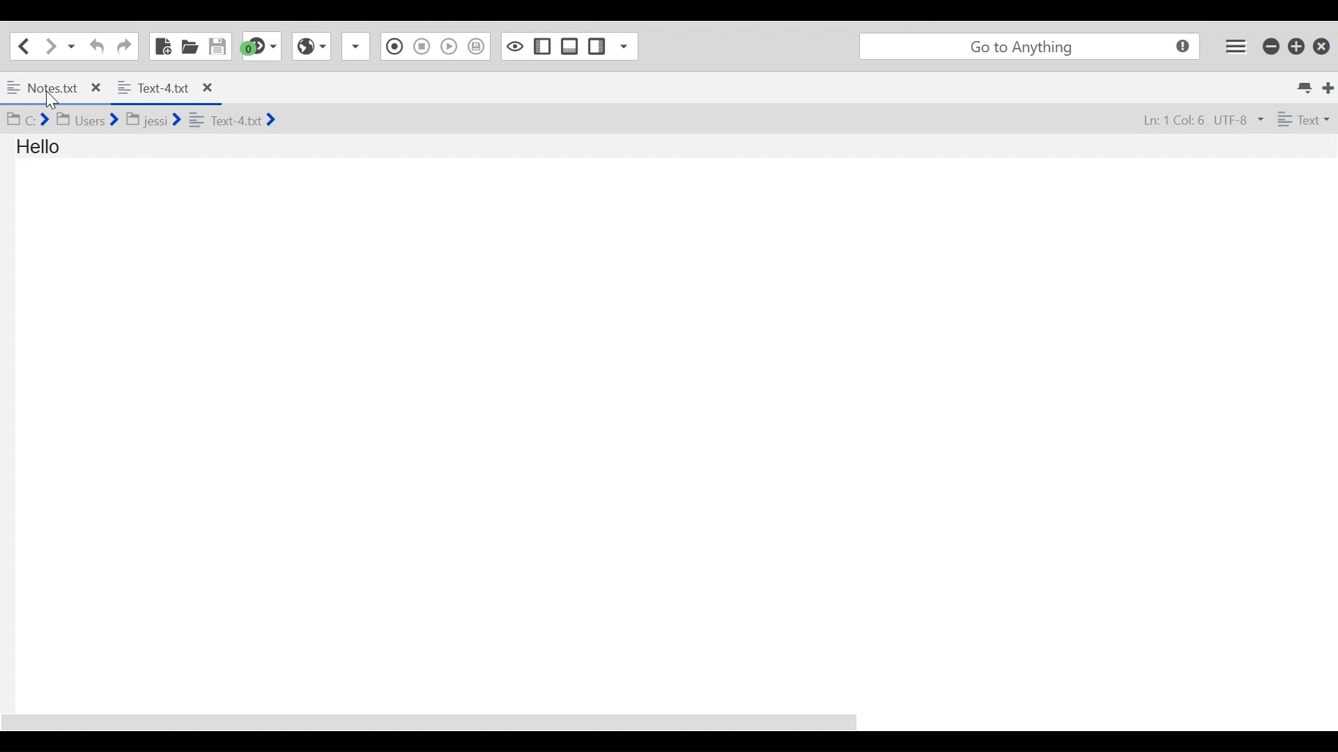 The height and width of the screenshot is (752, 1338). What do you see at coordinates (23, 45) in the screenshot?
I see `Go back one loaction` at bounding box center [23, 45].